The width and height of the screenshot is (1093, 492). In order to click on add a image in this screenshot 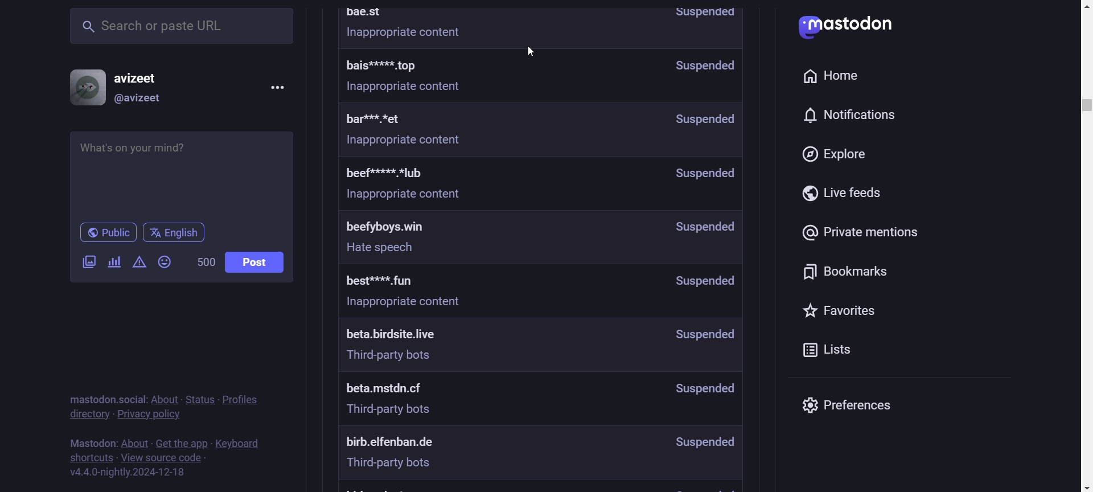, I will do `click(90, 265)`.